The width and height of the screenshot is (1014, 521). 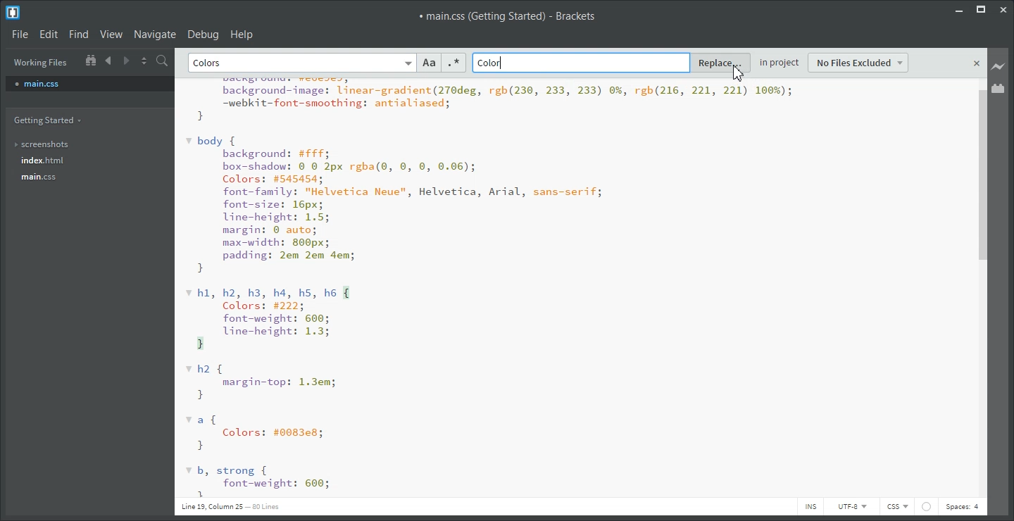 What do you see at coordinates (19, 33) in the screenshot?
I see `File` at bounding box center [19, 33].